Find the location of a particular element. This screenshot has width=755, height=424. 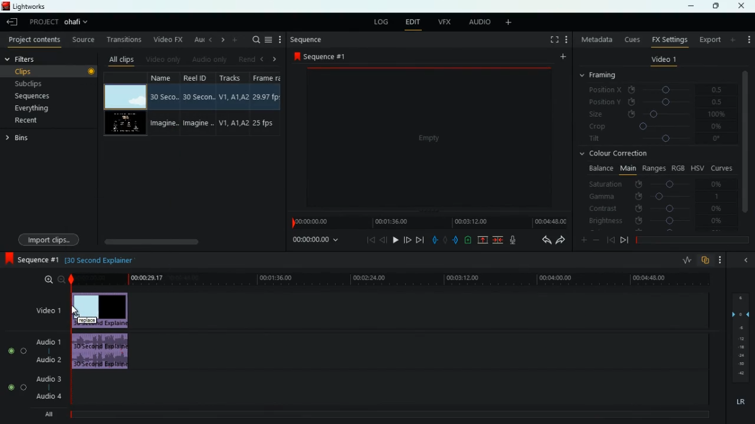

screen is located at coordinates (124, 97).